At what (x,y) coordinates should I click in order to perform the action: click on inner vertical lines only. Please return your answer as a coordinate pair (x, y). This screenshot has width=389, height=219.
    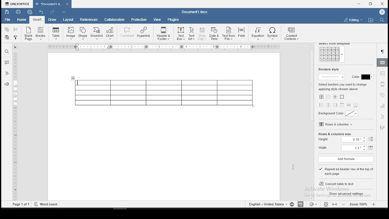
    Looking at the image, I should click on (329, 105).